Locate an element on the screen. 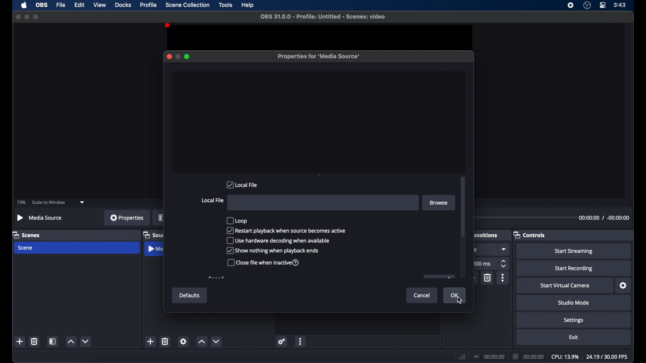  settings is located at coordinates (574, 321).